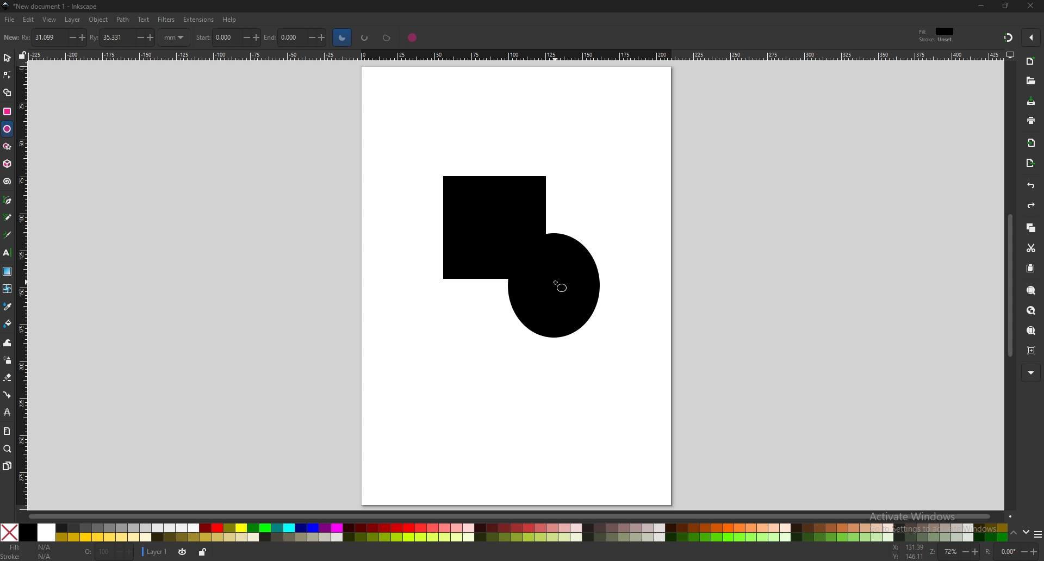 This screenshot has height=561, width=1044. I want to click on cursor coordinates, so click(908, 552).